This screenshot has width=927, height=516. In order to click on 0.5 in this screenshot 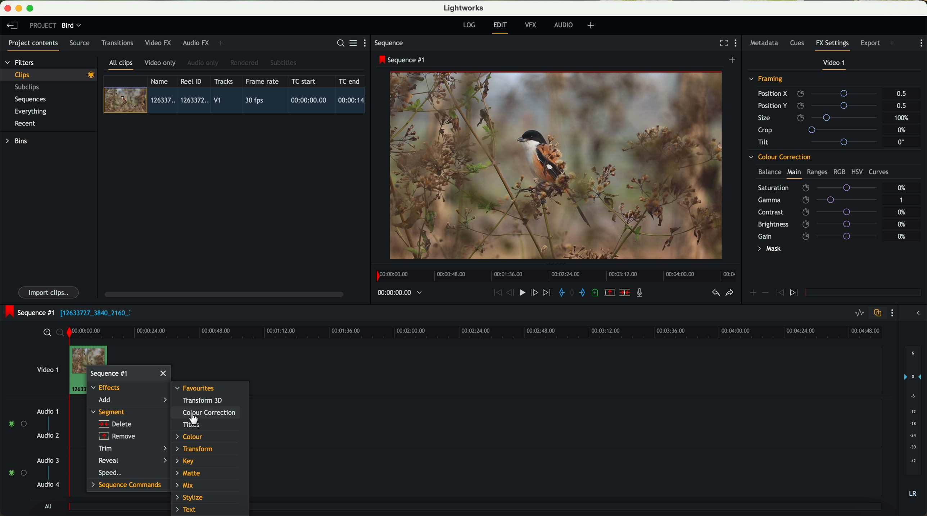, I will do `click(901, 105)`.